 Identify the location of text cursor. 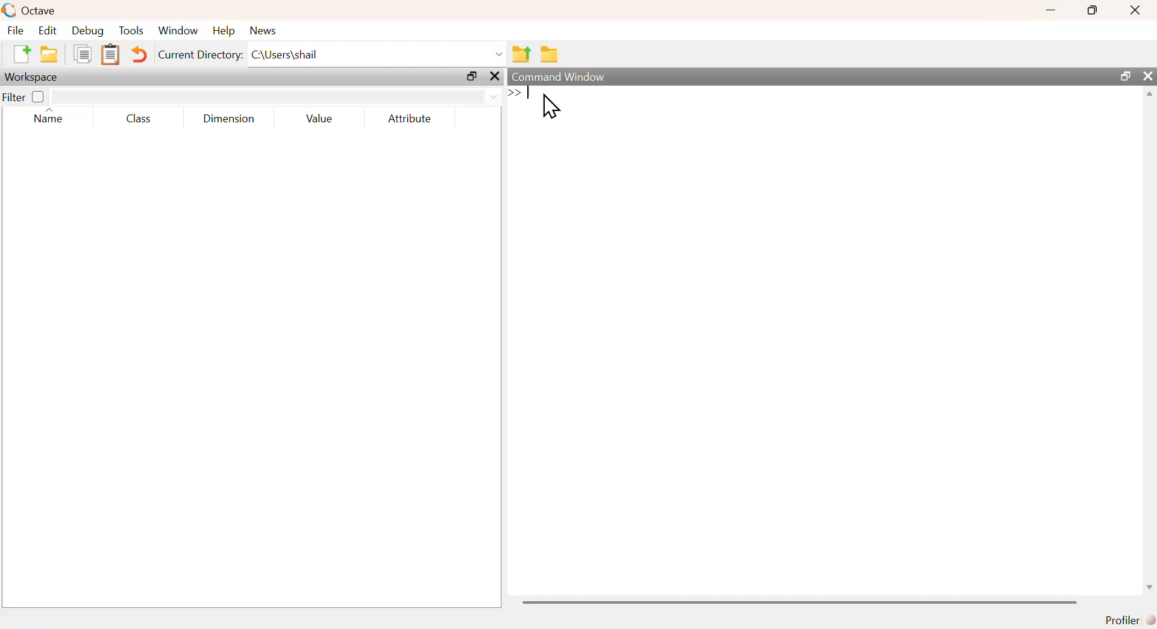
(526, 93).